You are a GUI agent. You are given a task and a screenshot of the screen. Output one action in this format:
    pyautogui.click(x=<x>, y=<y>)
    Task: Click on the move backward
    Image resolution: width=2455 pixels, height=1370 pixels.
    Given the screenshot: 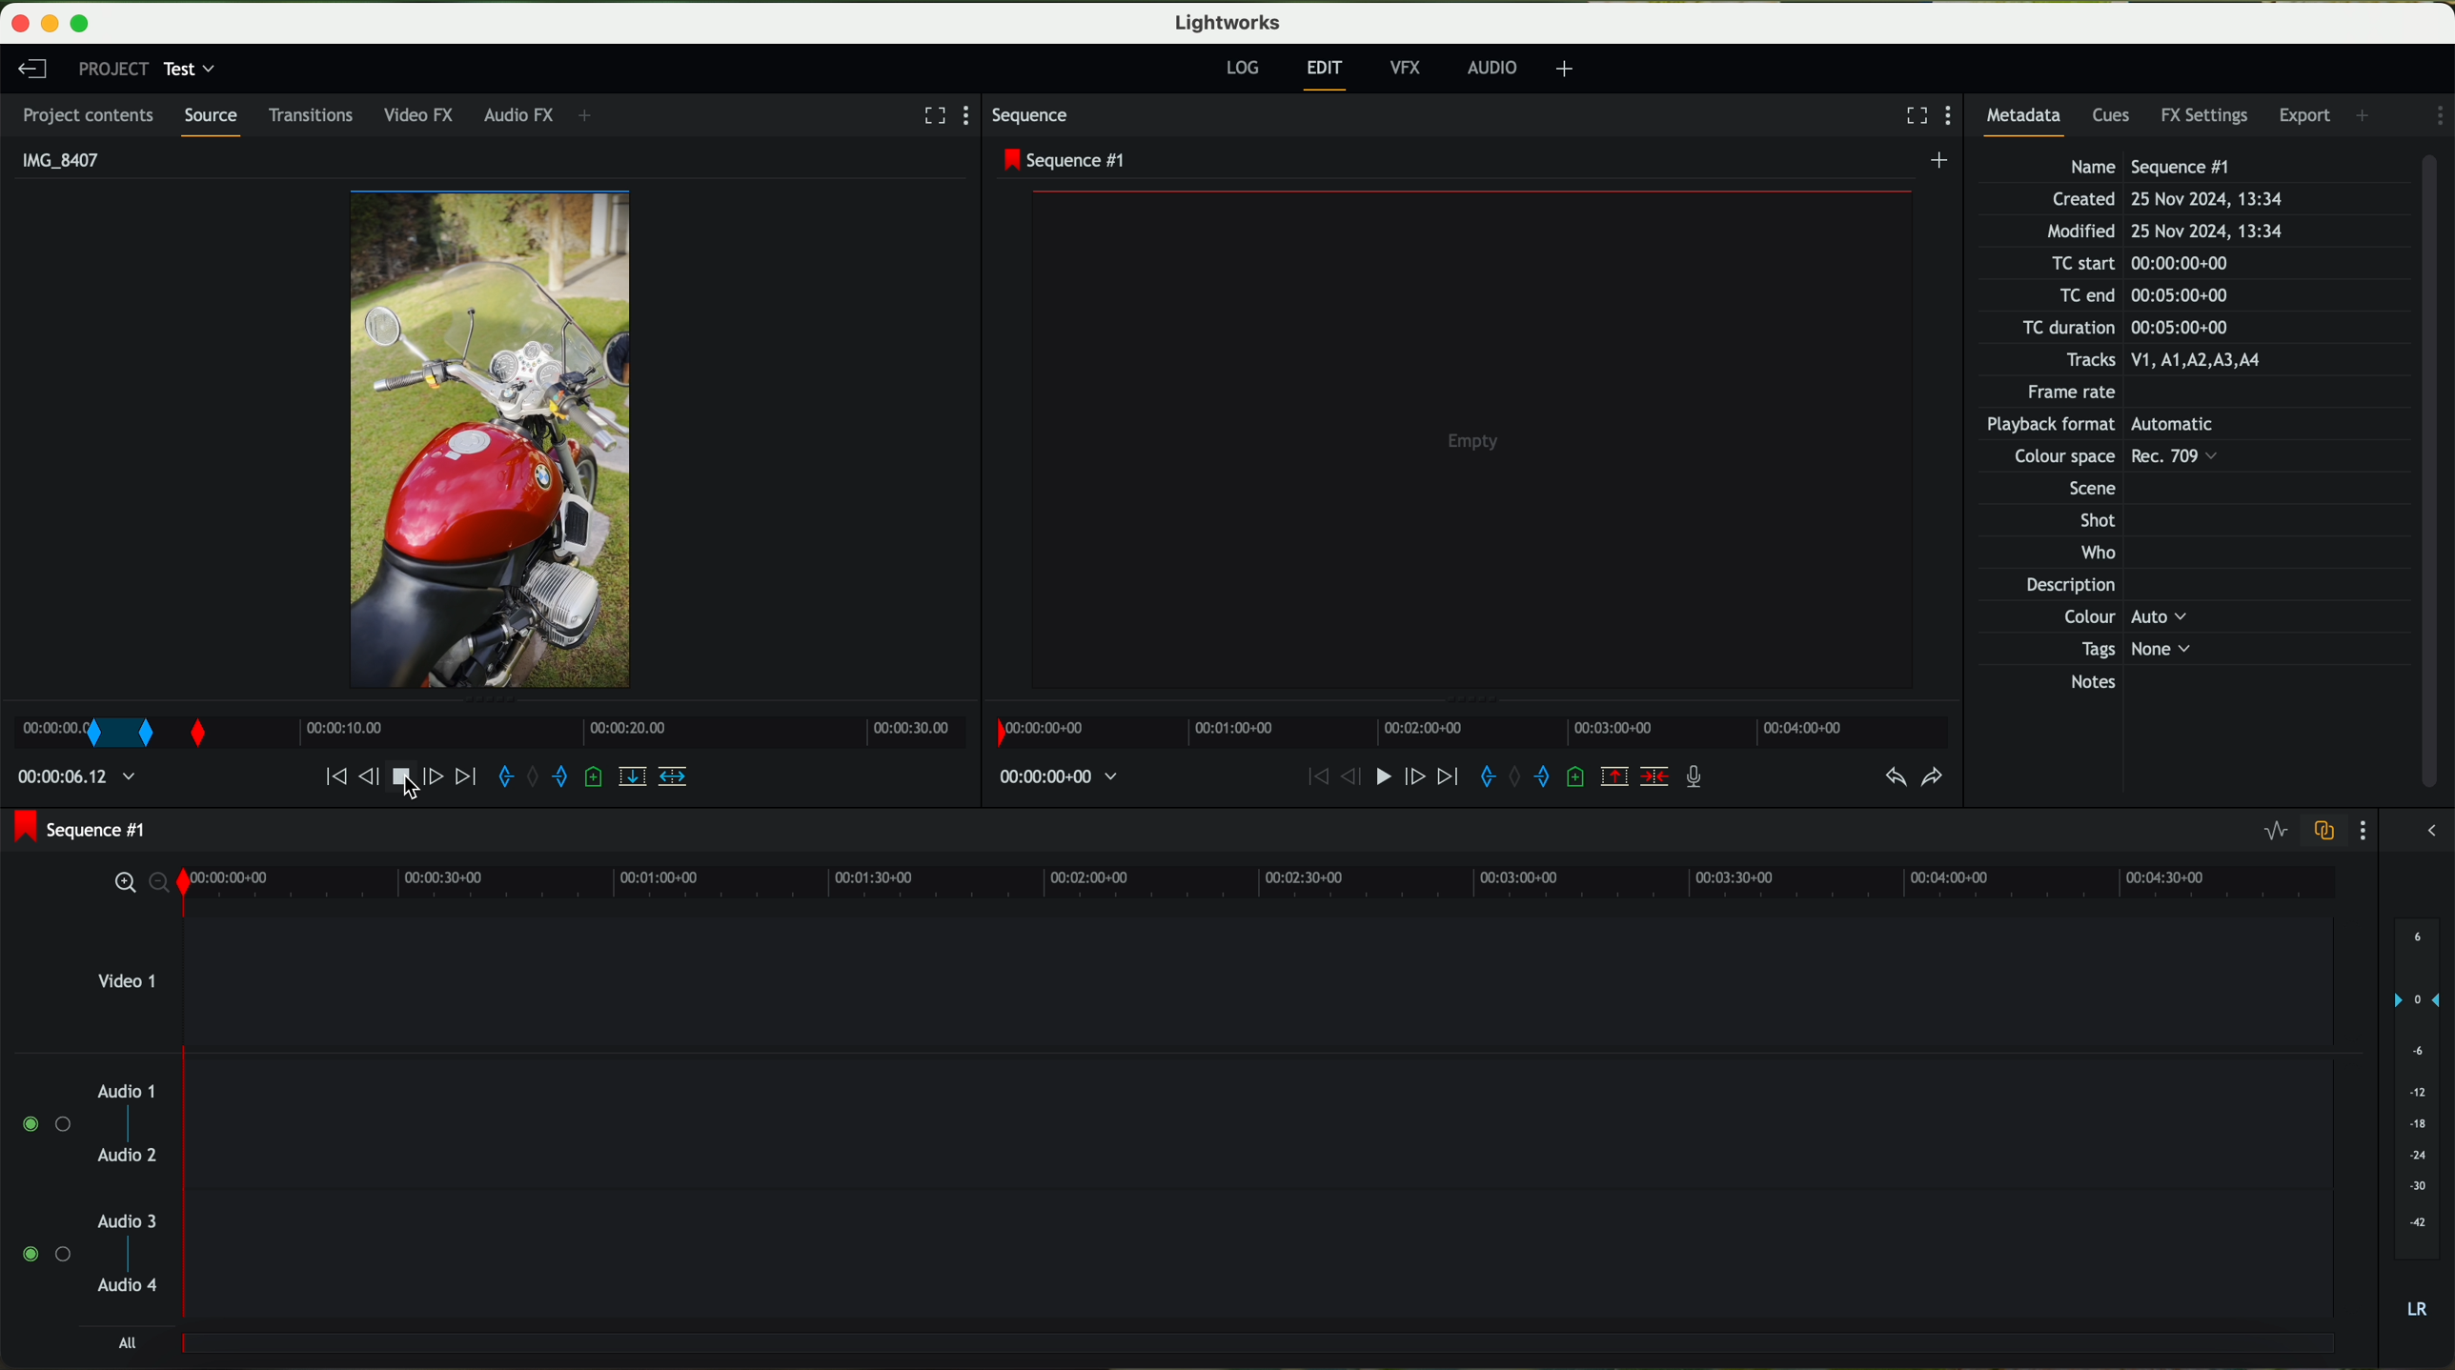 What is the action you would take?
    pyautogui.click(x=325, y=777)
    